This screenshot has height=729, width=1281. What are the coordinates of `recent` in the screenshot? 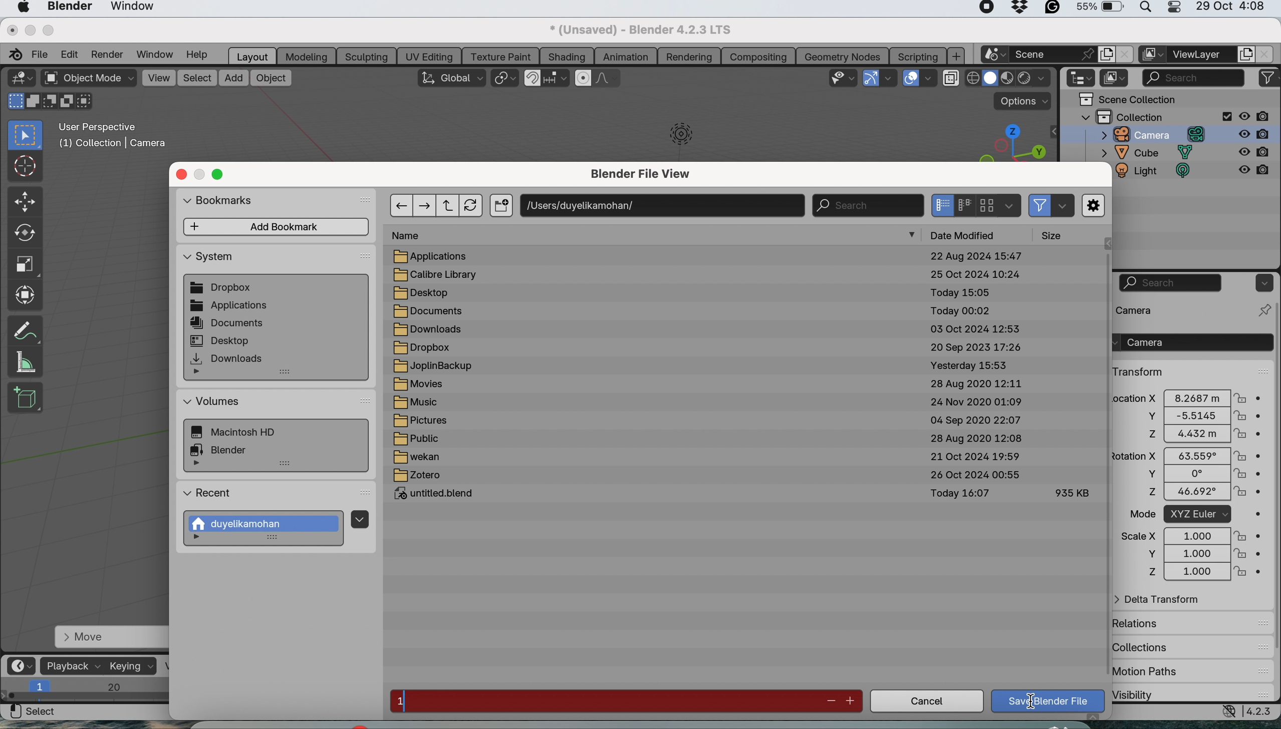 It's located at (209, 495).